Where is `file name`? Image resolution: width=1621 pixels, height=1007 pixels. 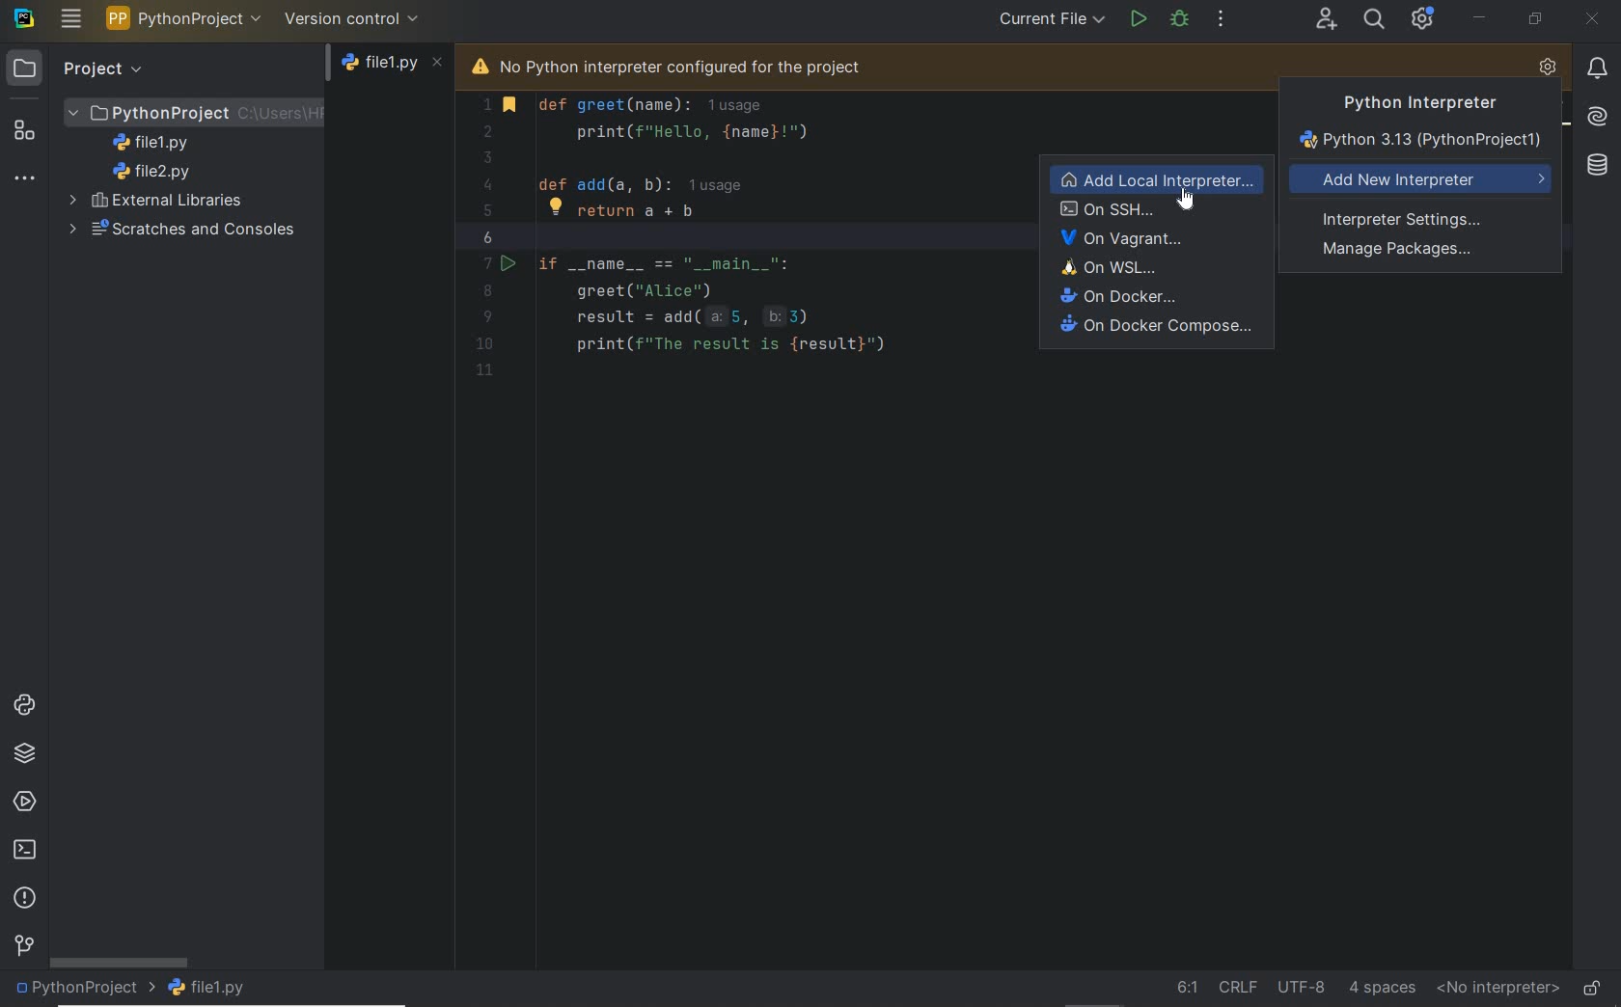
file name is located at coordinates (394, 68).